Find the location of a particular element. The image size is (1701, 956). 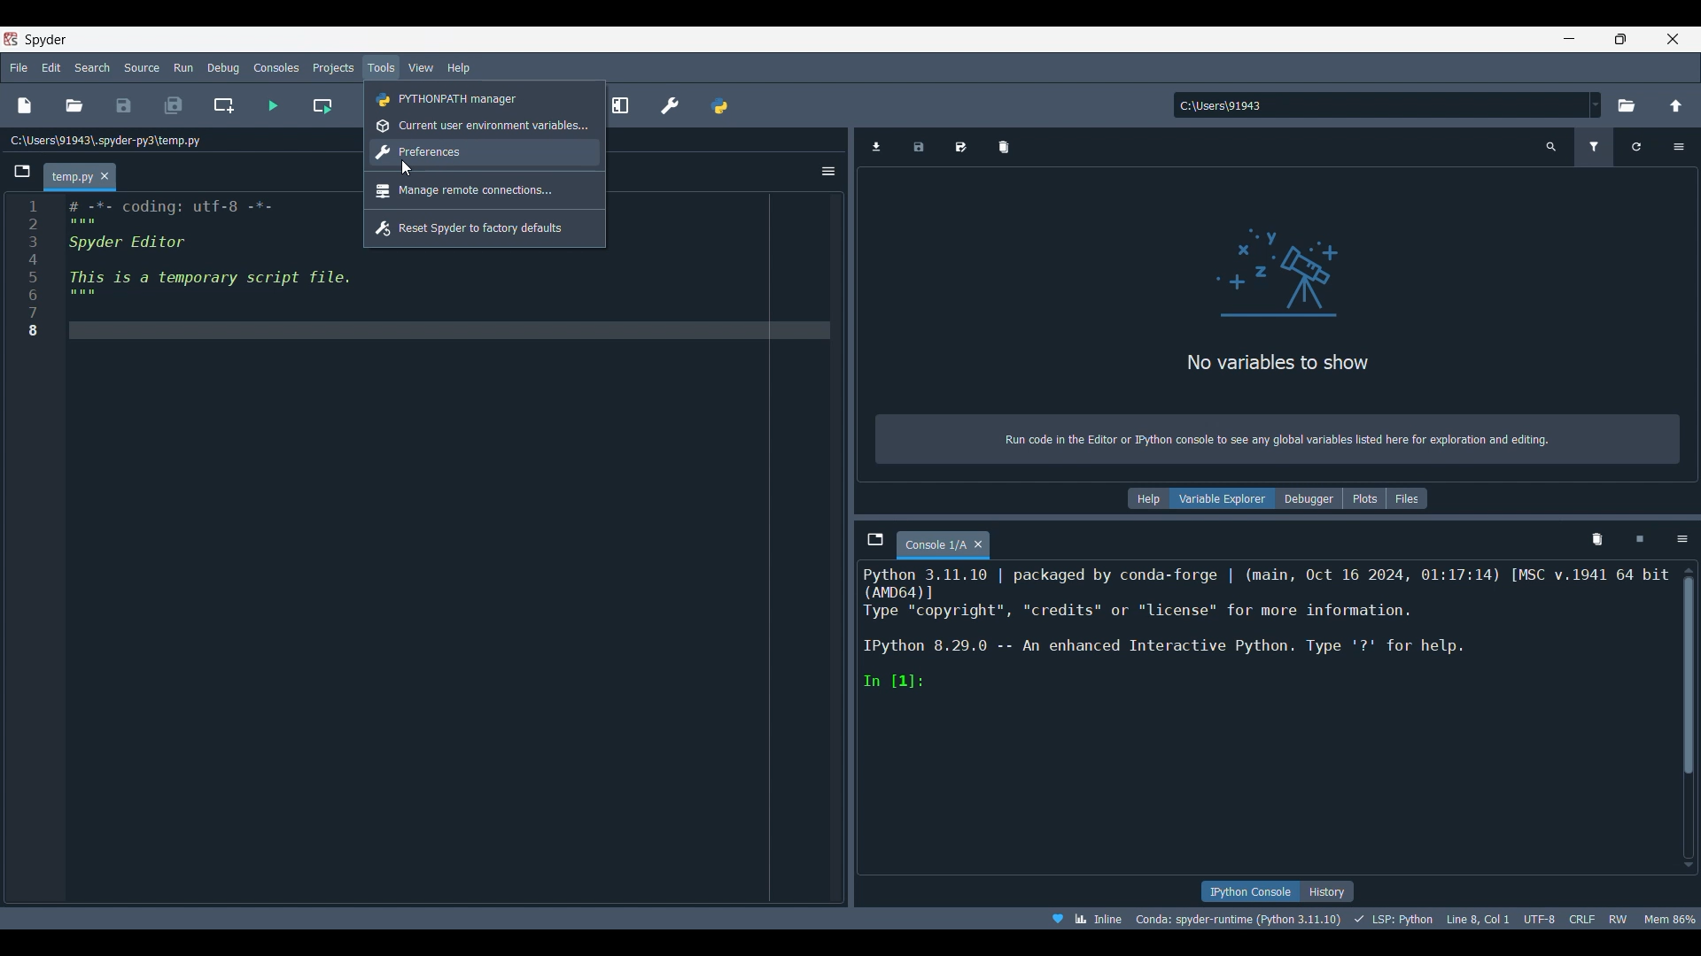

programming language is located at coordinates (1396, 918).